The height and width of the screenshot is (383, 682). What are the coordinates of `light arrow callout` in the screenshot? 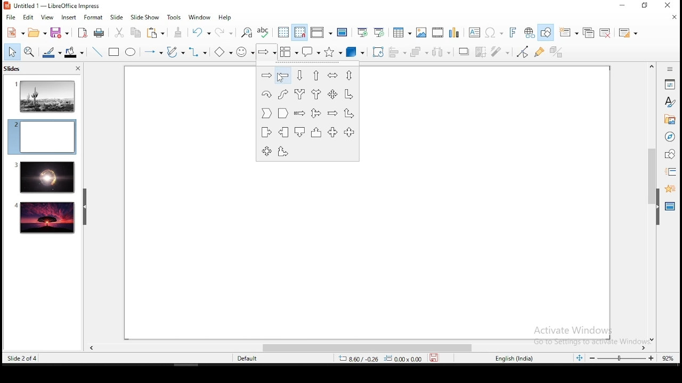 It's located at (284, 132).